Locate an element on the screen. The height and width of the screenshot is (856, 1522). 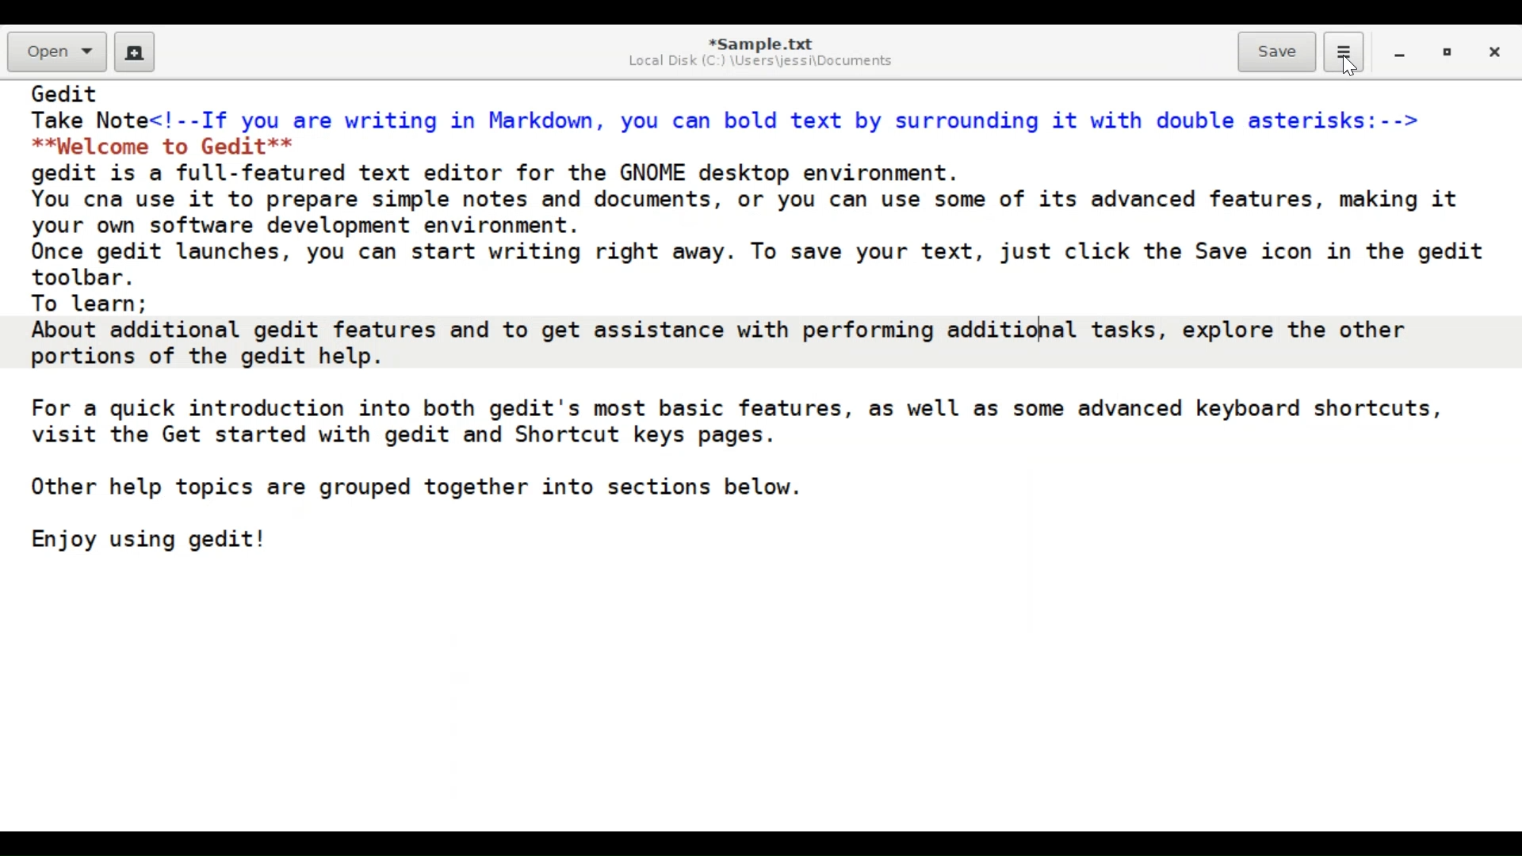
Local Disk (C2) \Users\jessi\Documents is located at coordinates (758, 61).